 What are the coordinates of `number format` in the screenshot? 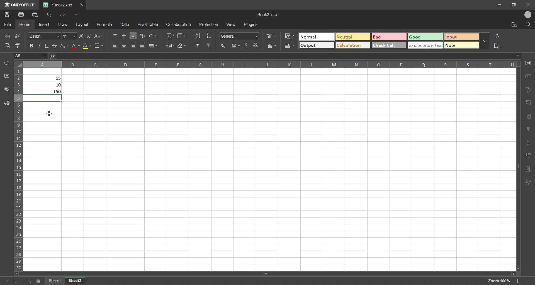 It's located at (241, 36).